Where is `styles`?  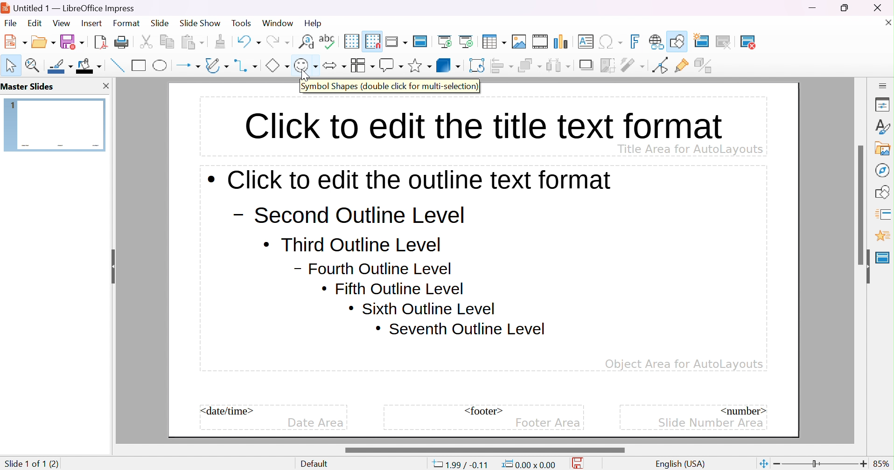
styles is located at coordinates (883, 126).